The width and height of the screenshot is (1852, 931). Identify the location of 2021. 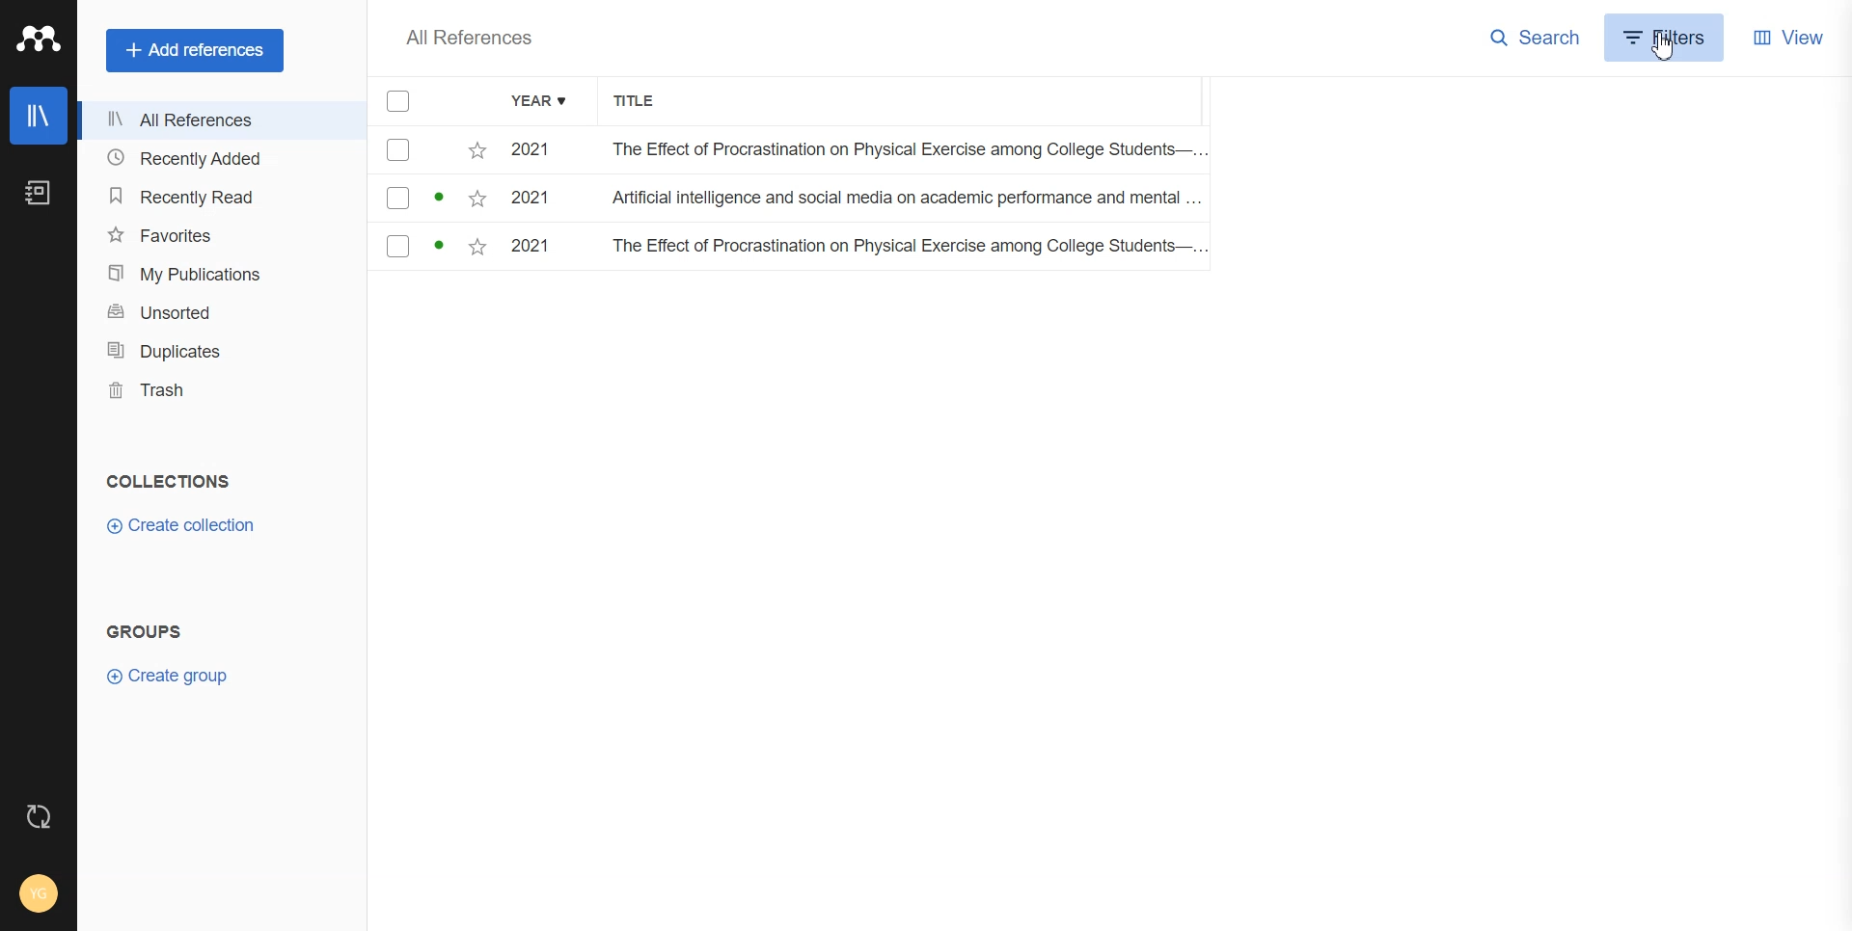
(538, 201).